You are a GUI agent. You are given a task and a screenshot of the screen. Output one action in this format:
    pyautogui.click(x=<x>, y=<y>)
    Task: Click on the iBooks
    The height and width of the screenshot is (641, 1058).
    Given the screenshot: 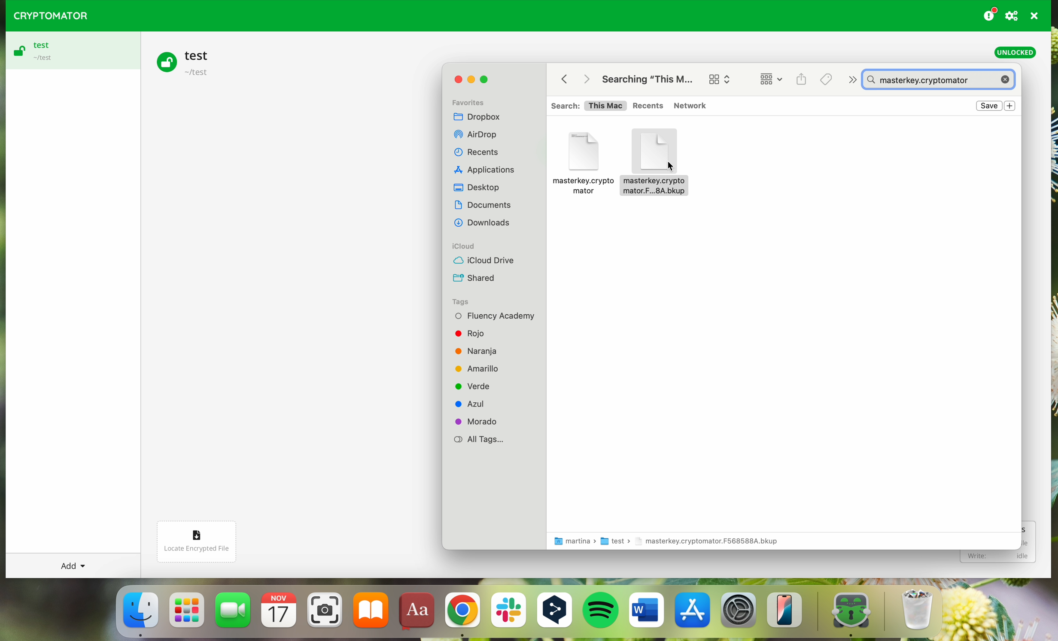 What is the action you would take?
    pyautogui.click(x=371, y=613)
    